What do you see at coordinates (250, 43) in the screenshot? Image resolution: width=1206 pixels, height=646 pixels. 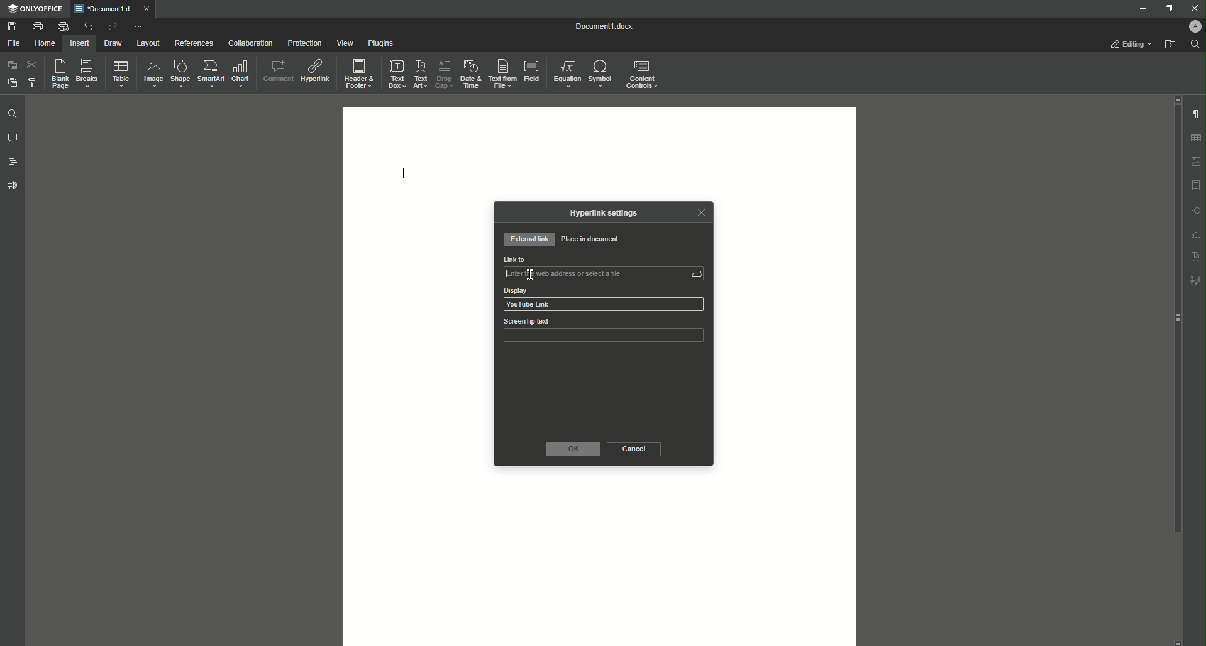 I see `Collaboration` at bounding box center [250, 43].